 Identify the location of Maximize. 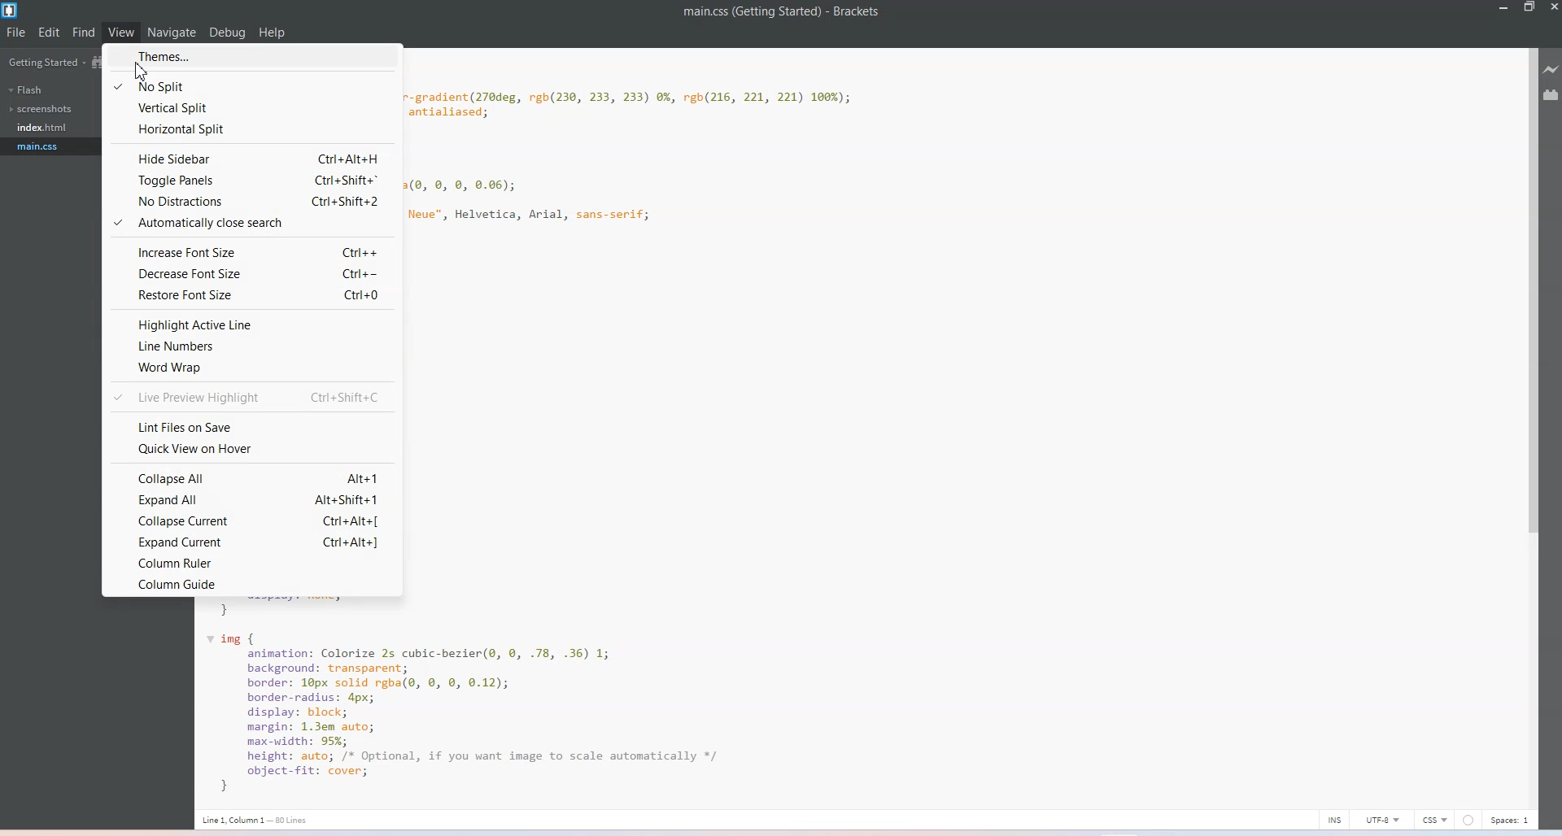
(1529, 7).